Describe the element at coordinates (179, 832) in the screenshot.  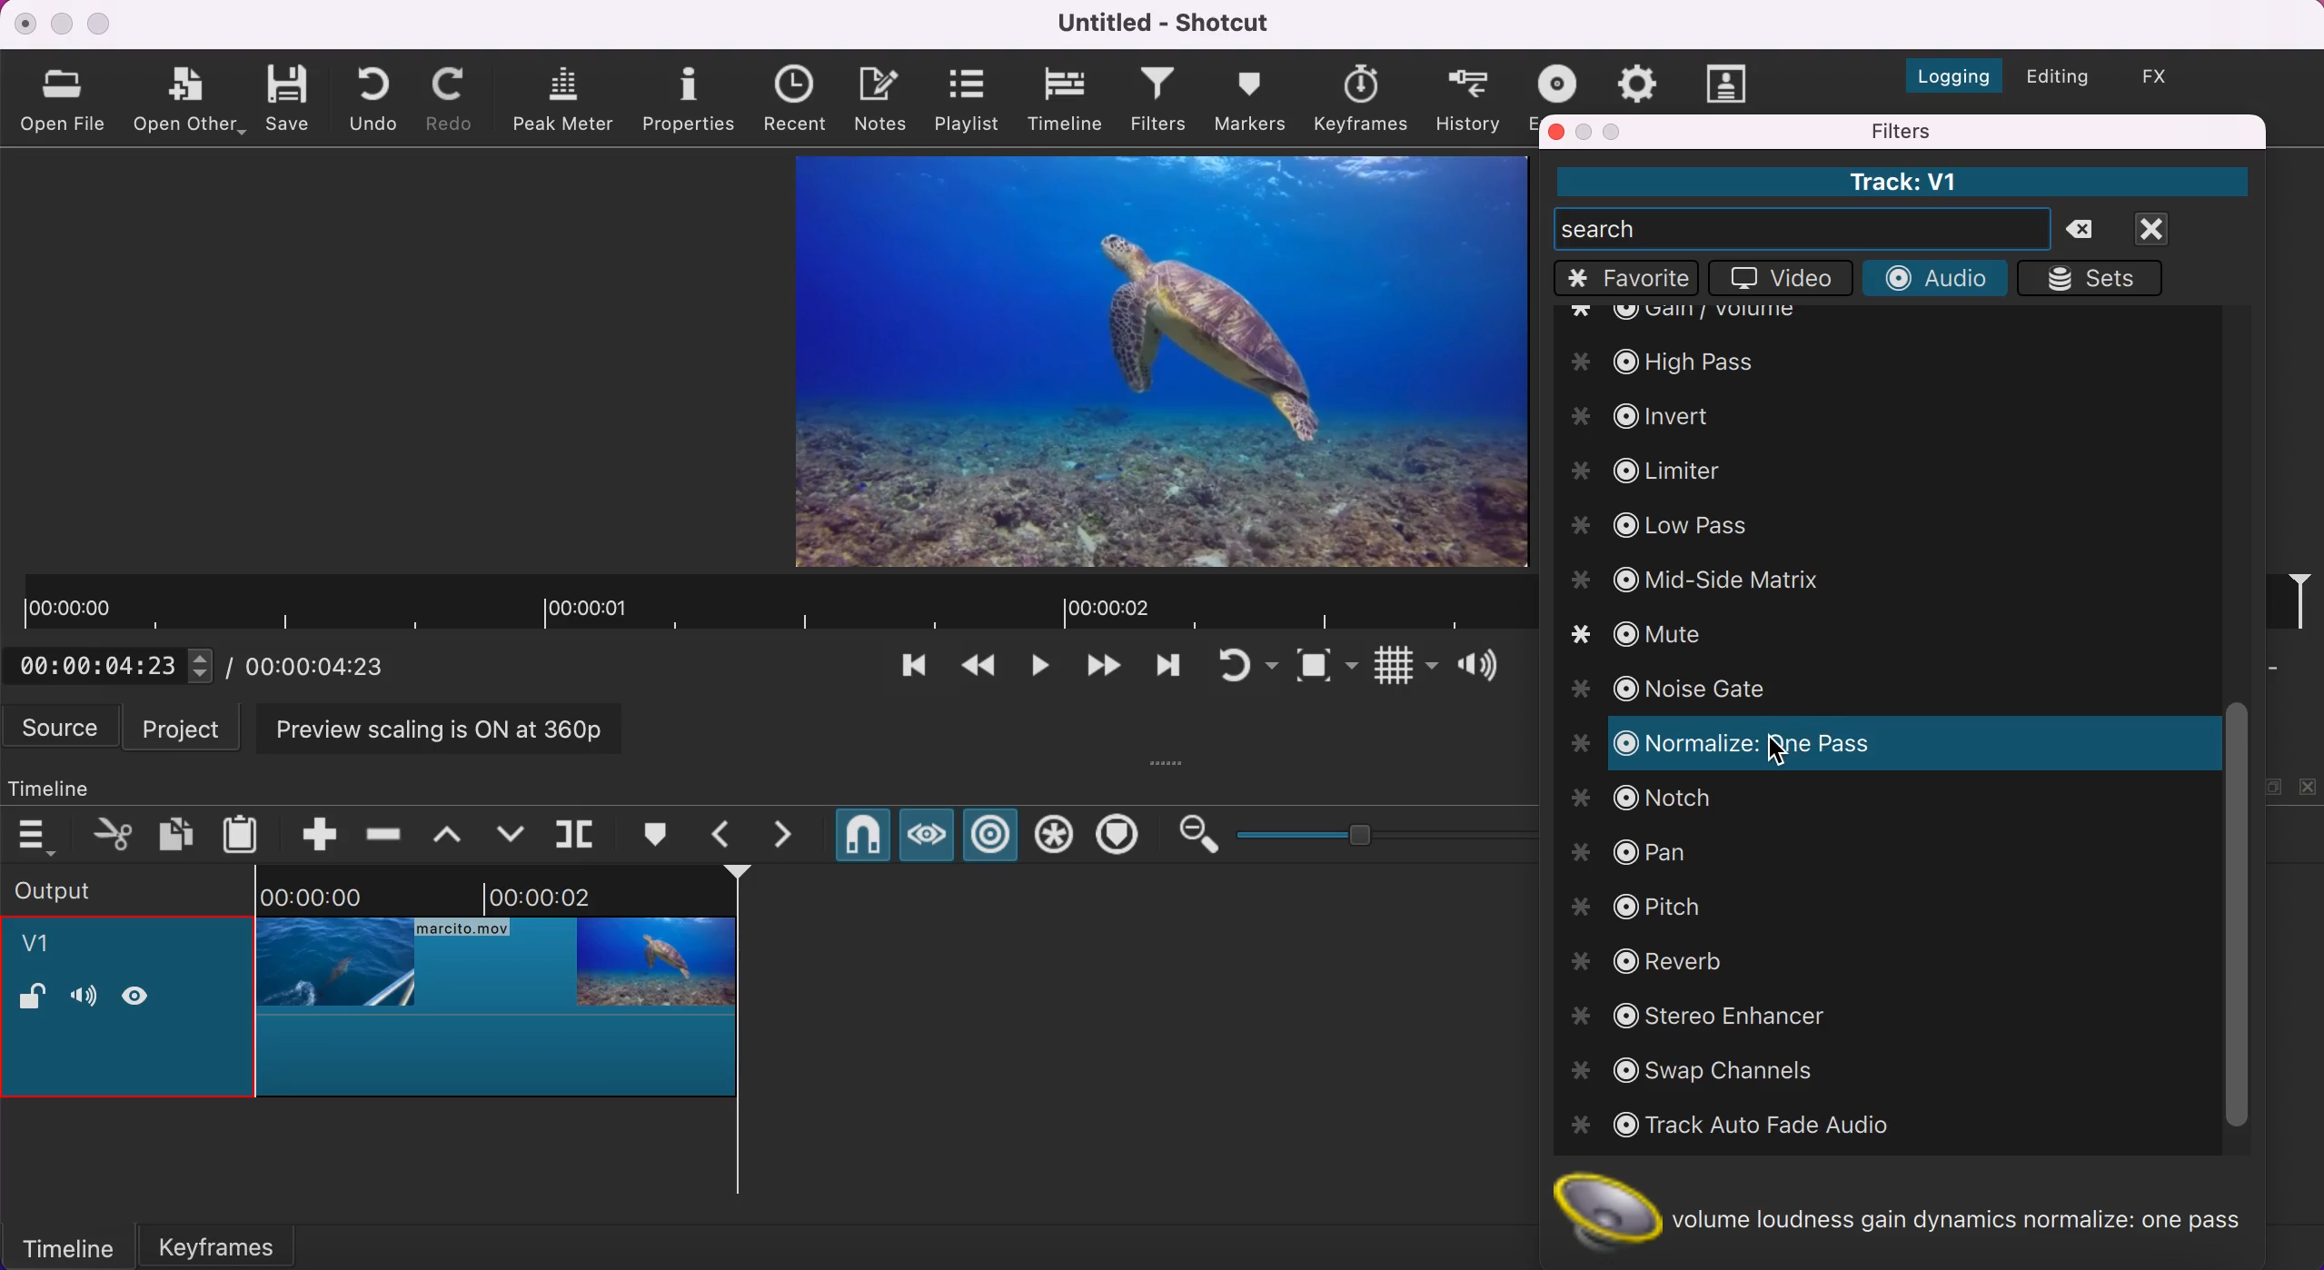
I see `copy` at that location.